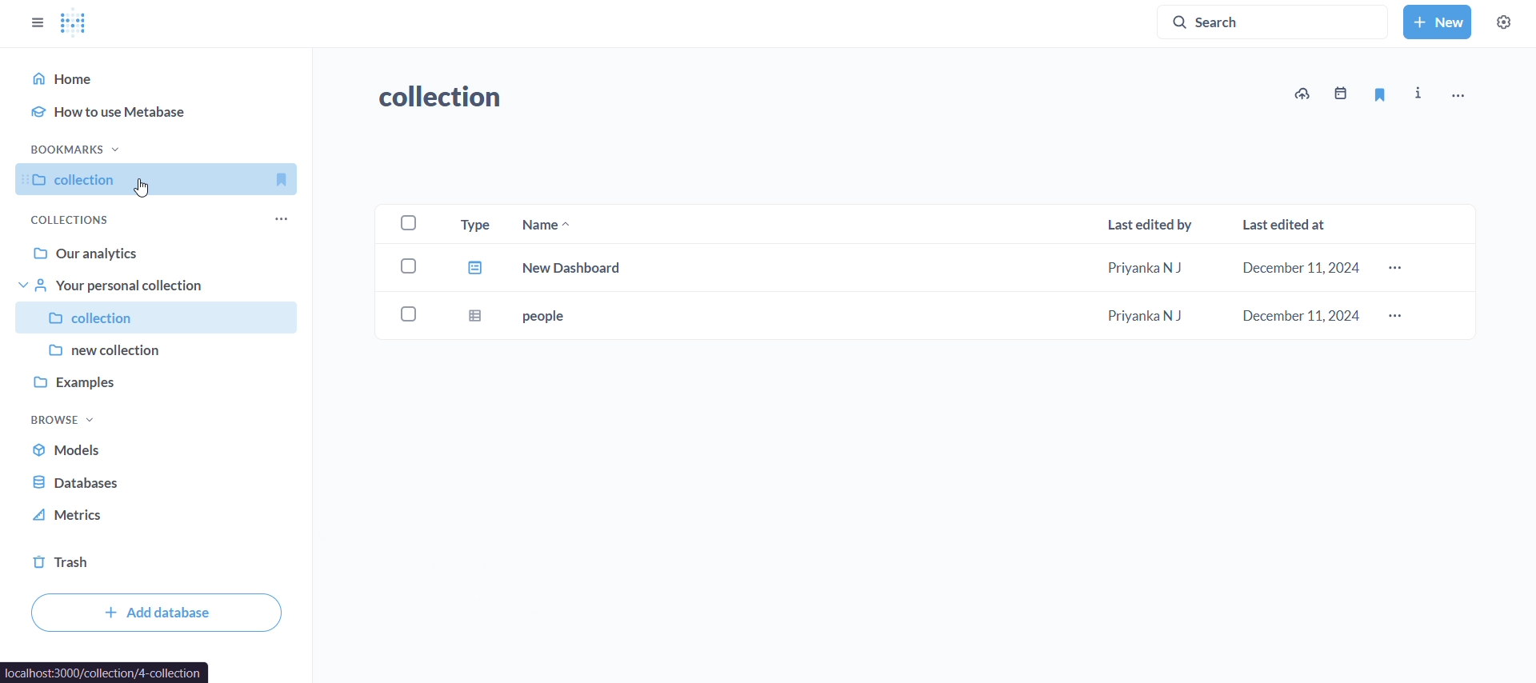 Image resolution: width=1536 pixels, height=683 pixels. Describe the element at coordinates (140, 481) in the screenshot. I see `database` at that location.